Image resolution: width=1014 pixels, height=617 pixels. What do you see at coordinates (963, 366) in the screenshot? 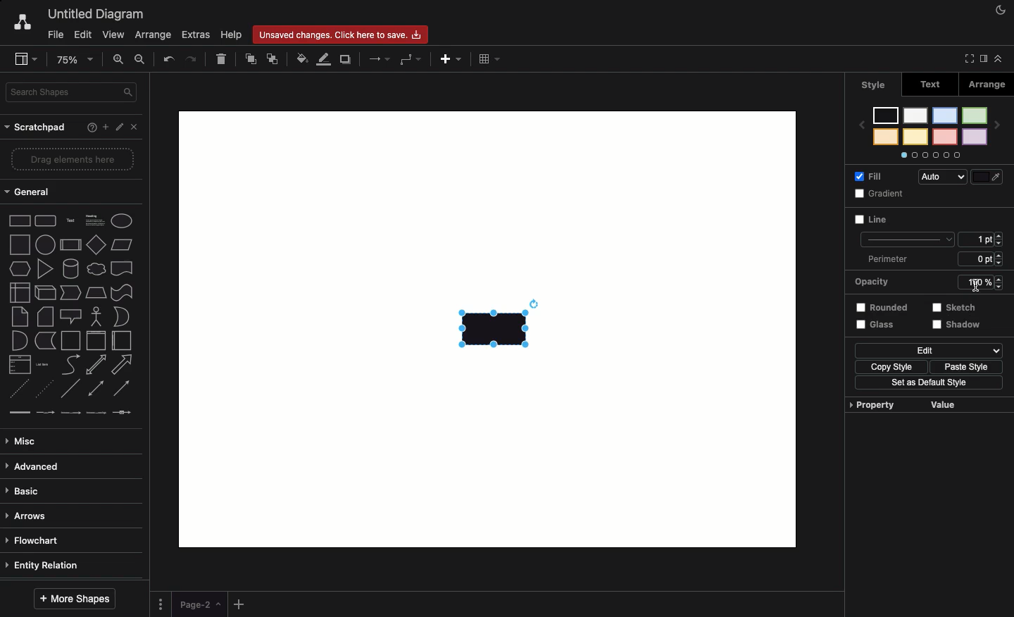
I see `Paste style` at bounding box center [963, 366].